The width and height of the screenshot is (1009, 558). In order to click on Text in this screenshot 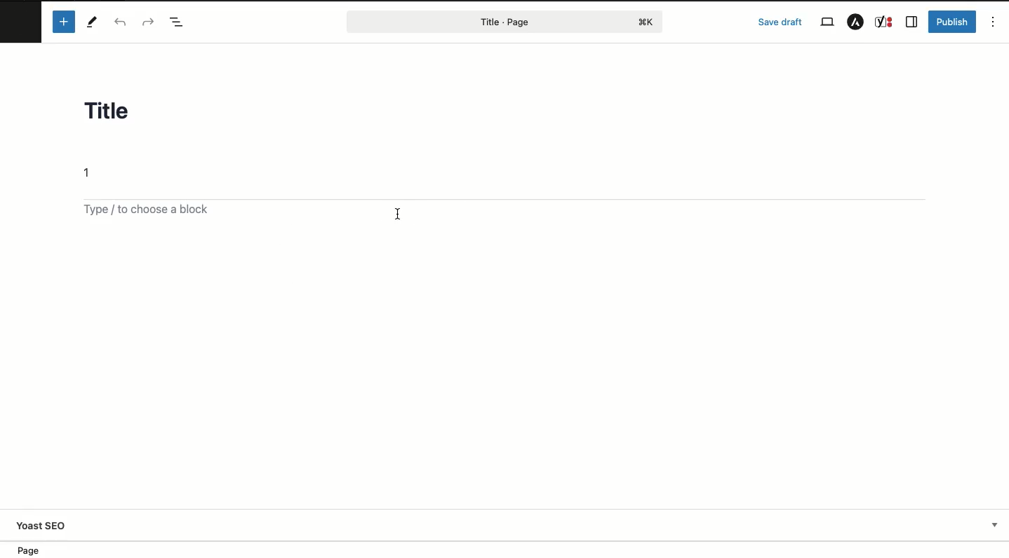, I will do `click(92, 173)`.